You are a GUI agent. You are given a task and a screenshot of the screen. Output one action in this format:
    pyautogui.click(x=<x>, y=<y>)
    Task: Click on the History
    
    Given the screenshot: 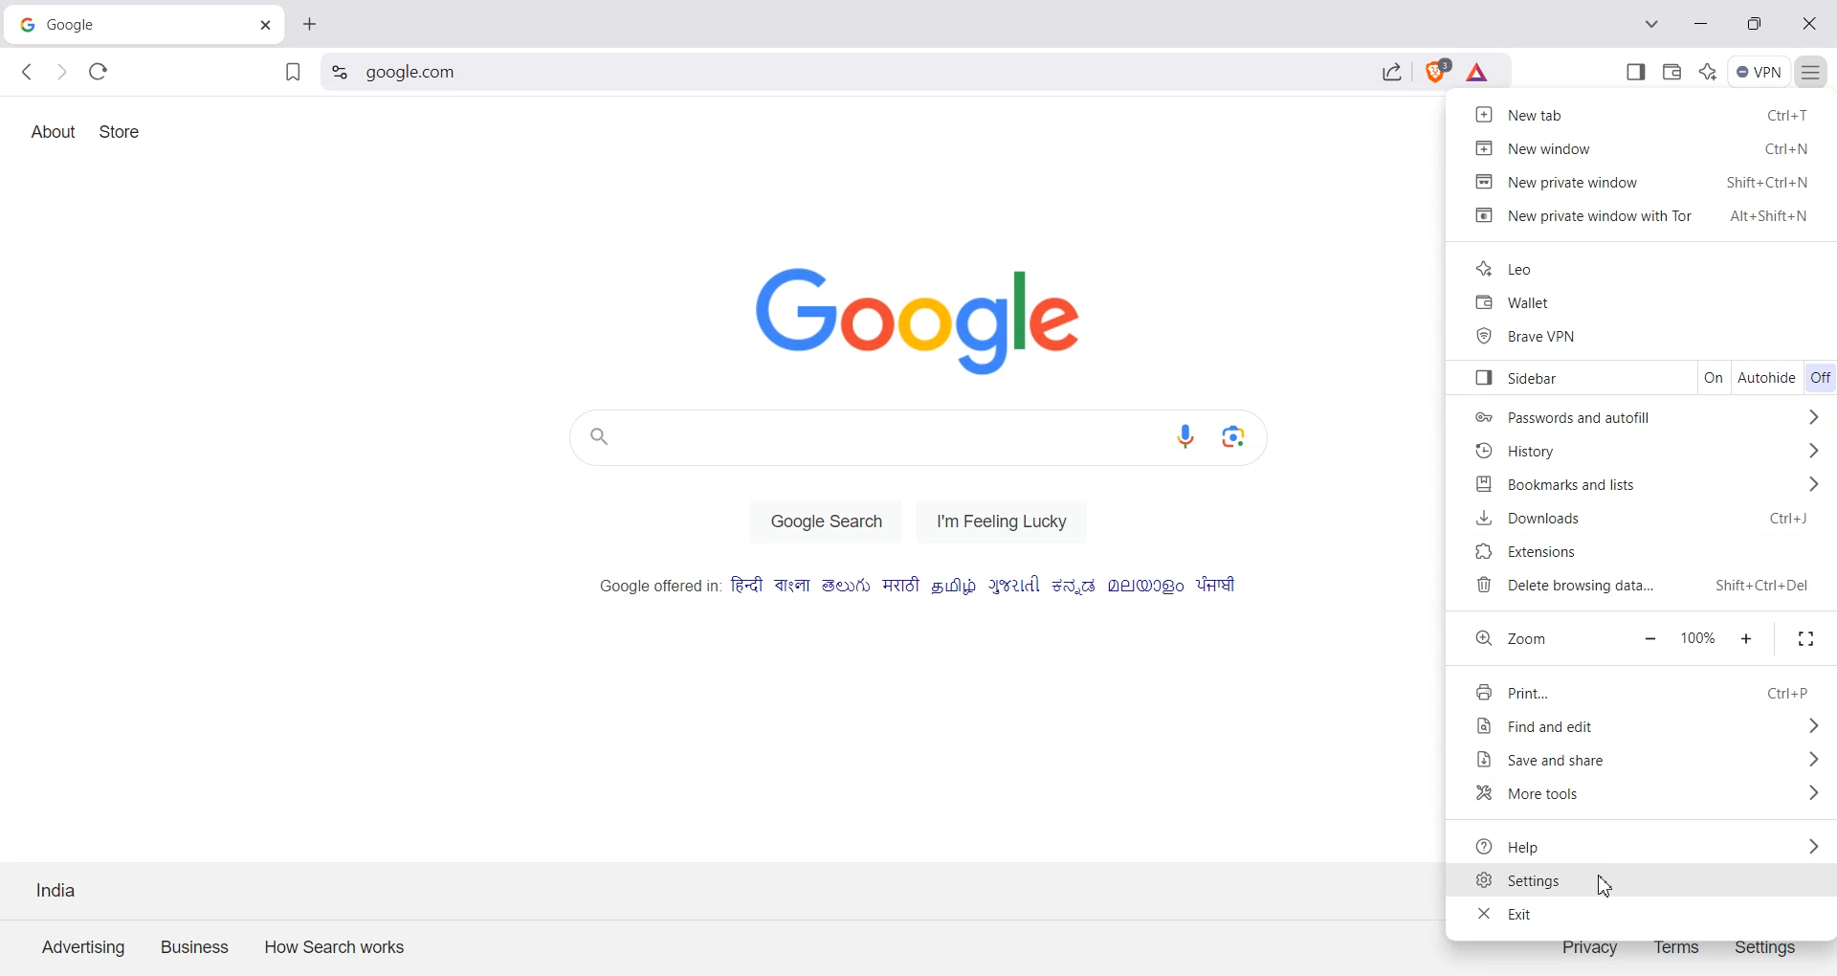 What is the action you would take?
    pyautogui.click(x=1653, y=452)
    